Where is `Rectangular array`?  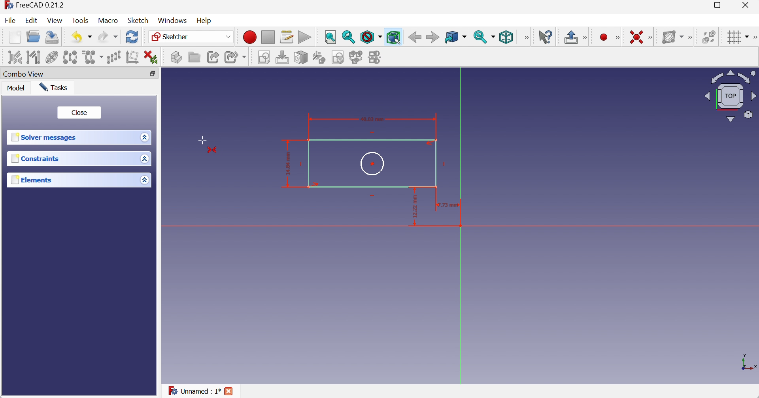
Rectangular array is located at coordinates (114, 57).